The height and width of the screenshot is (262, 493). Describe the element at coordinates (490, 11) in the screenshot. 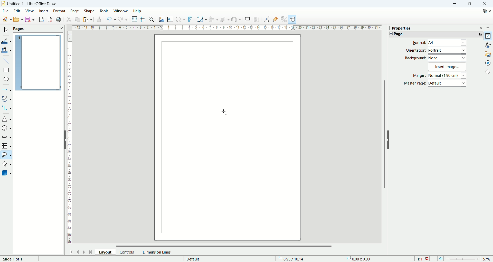

I see `Close document` at that location.